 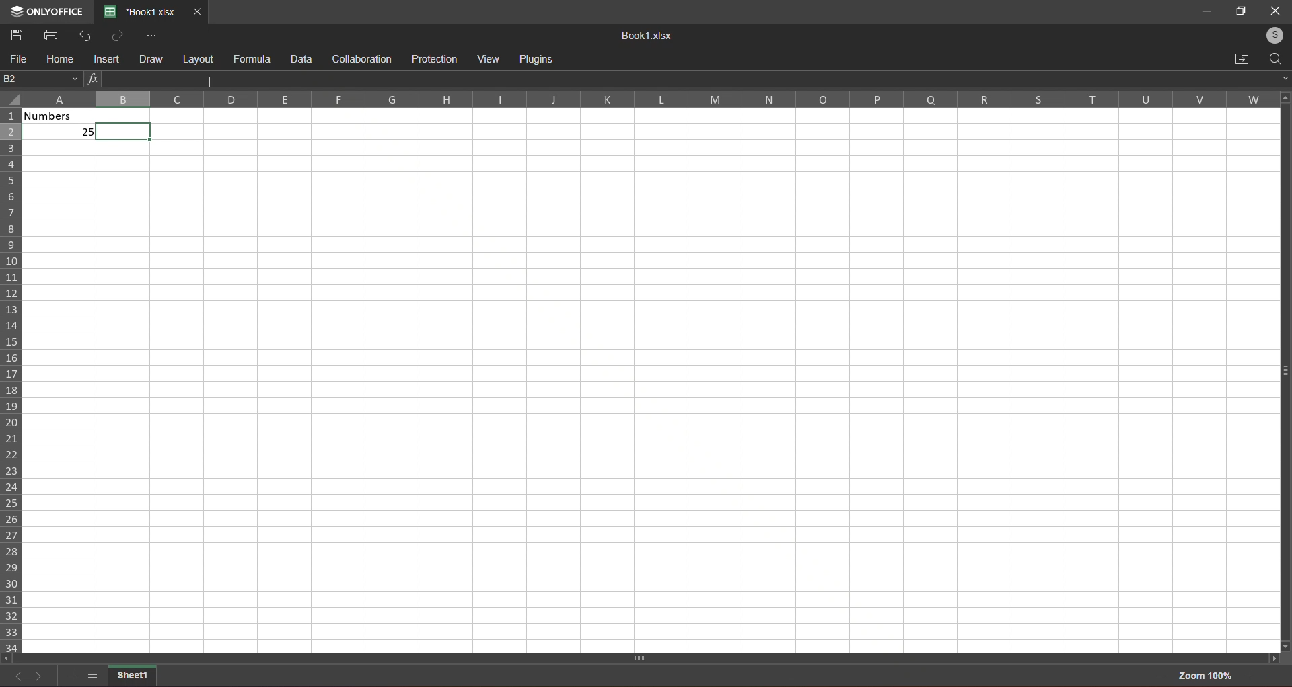 What do you see at coordinates (1159, 675) in the screenshot?
I see `zoom out` at bounding box center [1159, 675].